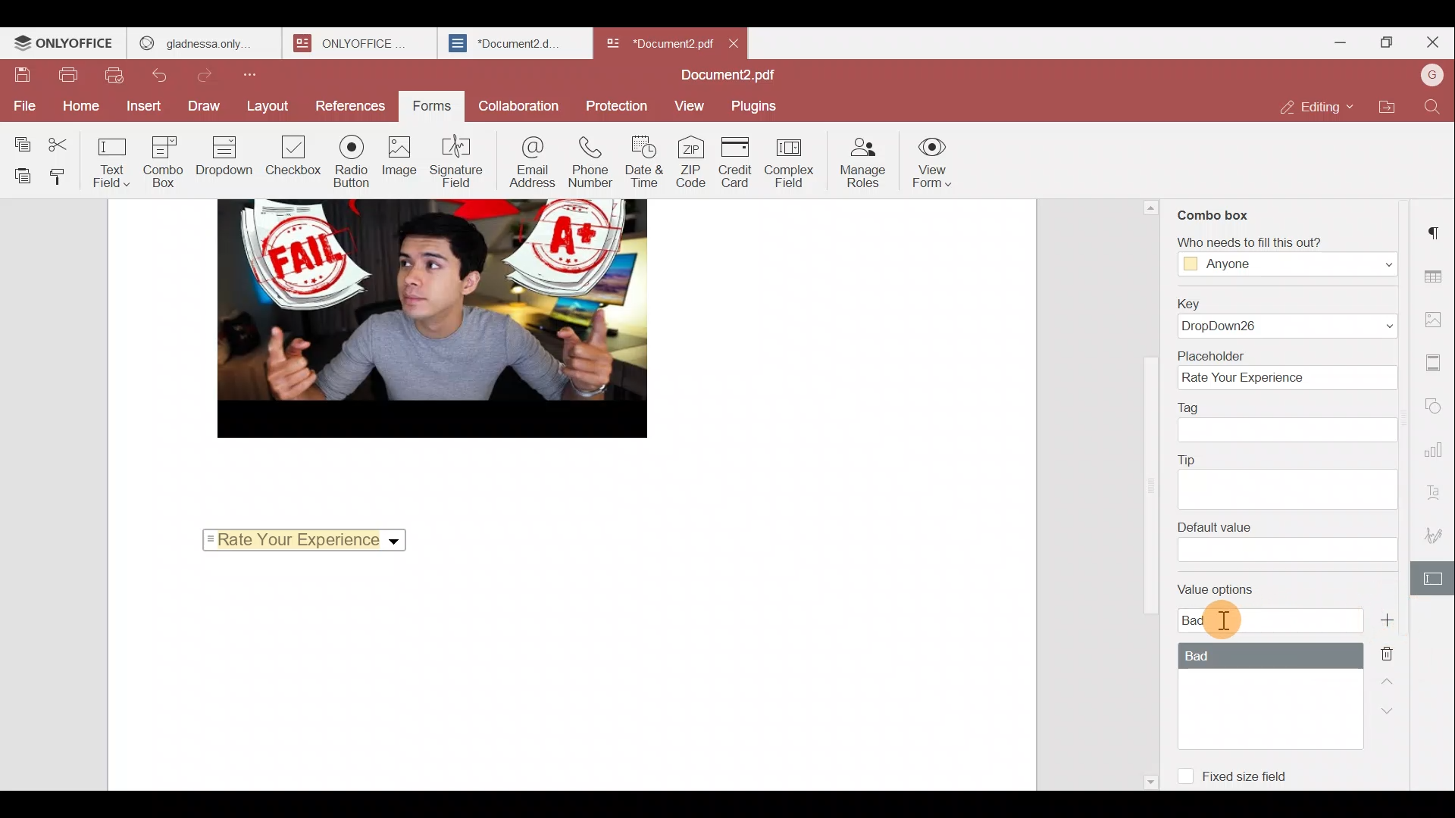  I want to click on References, so click(347, 104).